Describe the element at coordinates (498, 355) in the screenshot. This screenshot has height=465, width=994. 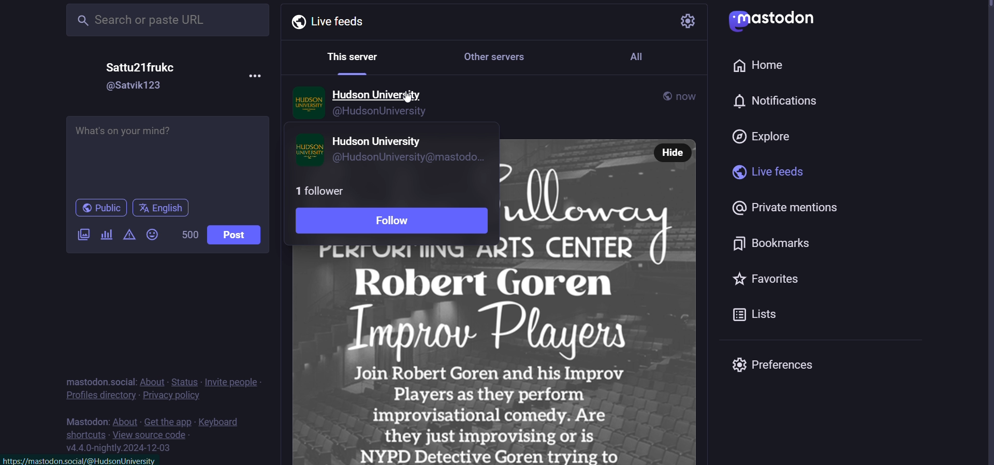
I see `post picture` at that location.